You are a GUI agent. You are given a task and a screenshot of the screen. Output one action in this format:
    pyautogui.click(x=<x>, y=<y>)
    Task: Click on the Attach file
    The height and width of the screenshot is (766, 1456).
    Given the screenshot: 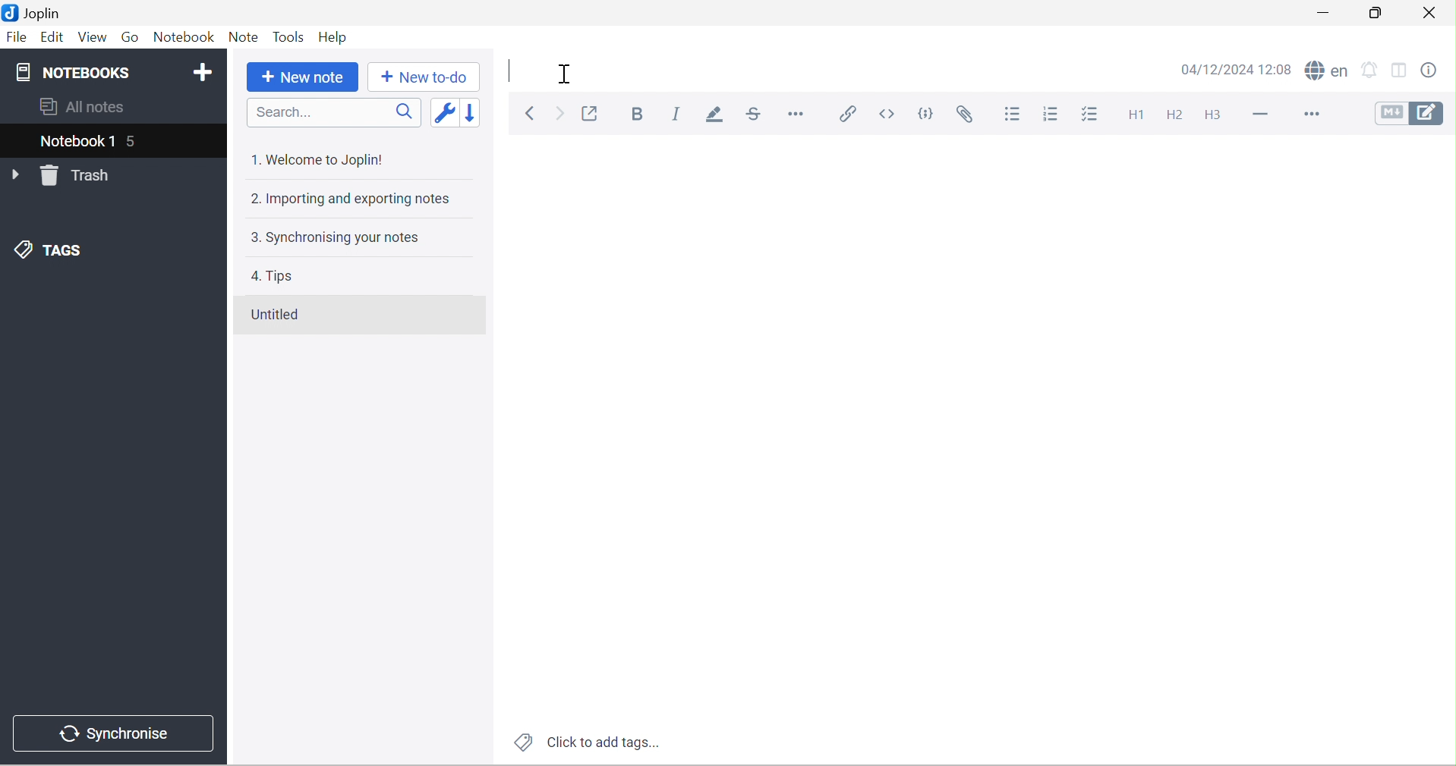 What is the action you would take?
    pyautogui.click(x=973, y=115)
    